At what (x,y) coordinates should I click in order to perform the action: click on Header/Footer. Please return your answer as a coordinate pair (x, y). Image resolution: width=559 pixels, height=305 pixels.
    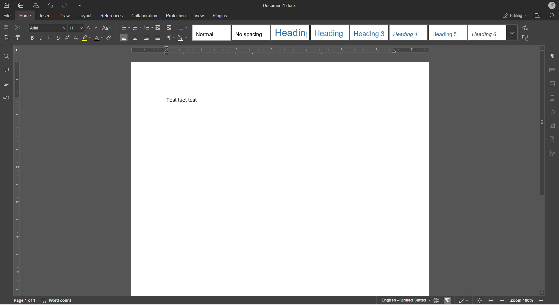
    Looking at the image, I should click on (553, 98).